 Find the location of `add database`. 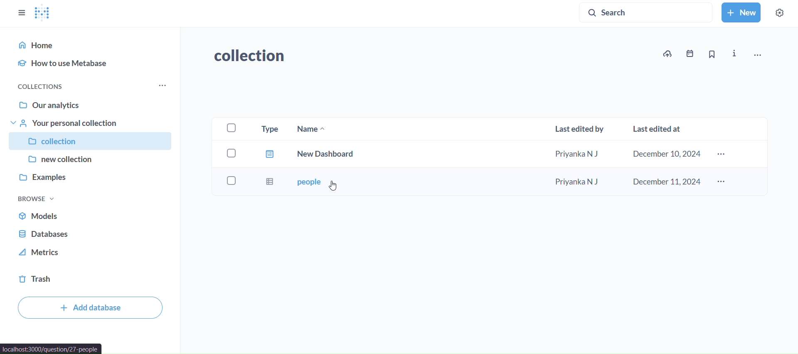

add database is located at coordinates (91, 307).